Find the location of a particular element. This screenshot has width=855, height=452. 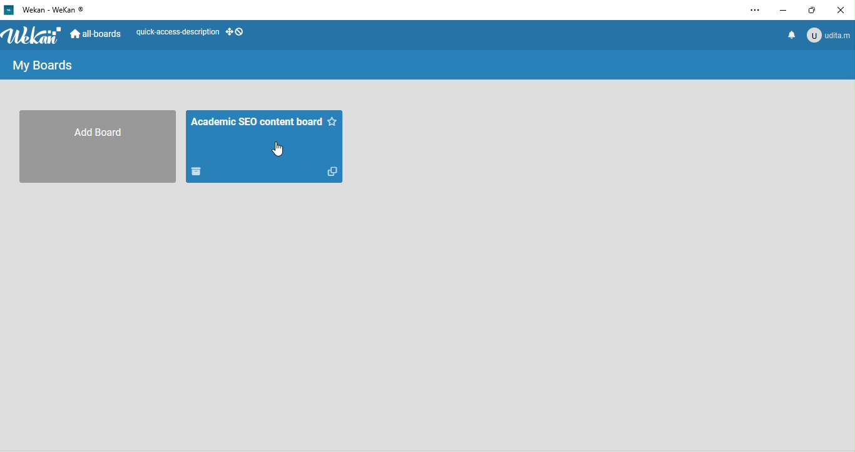

all boards is located at coordinates (97, 34).